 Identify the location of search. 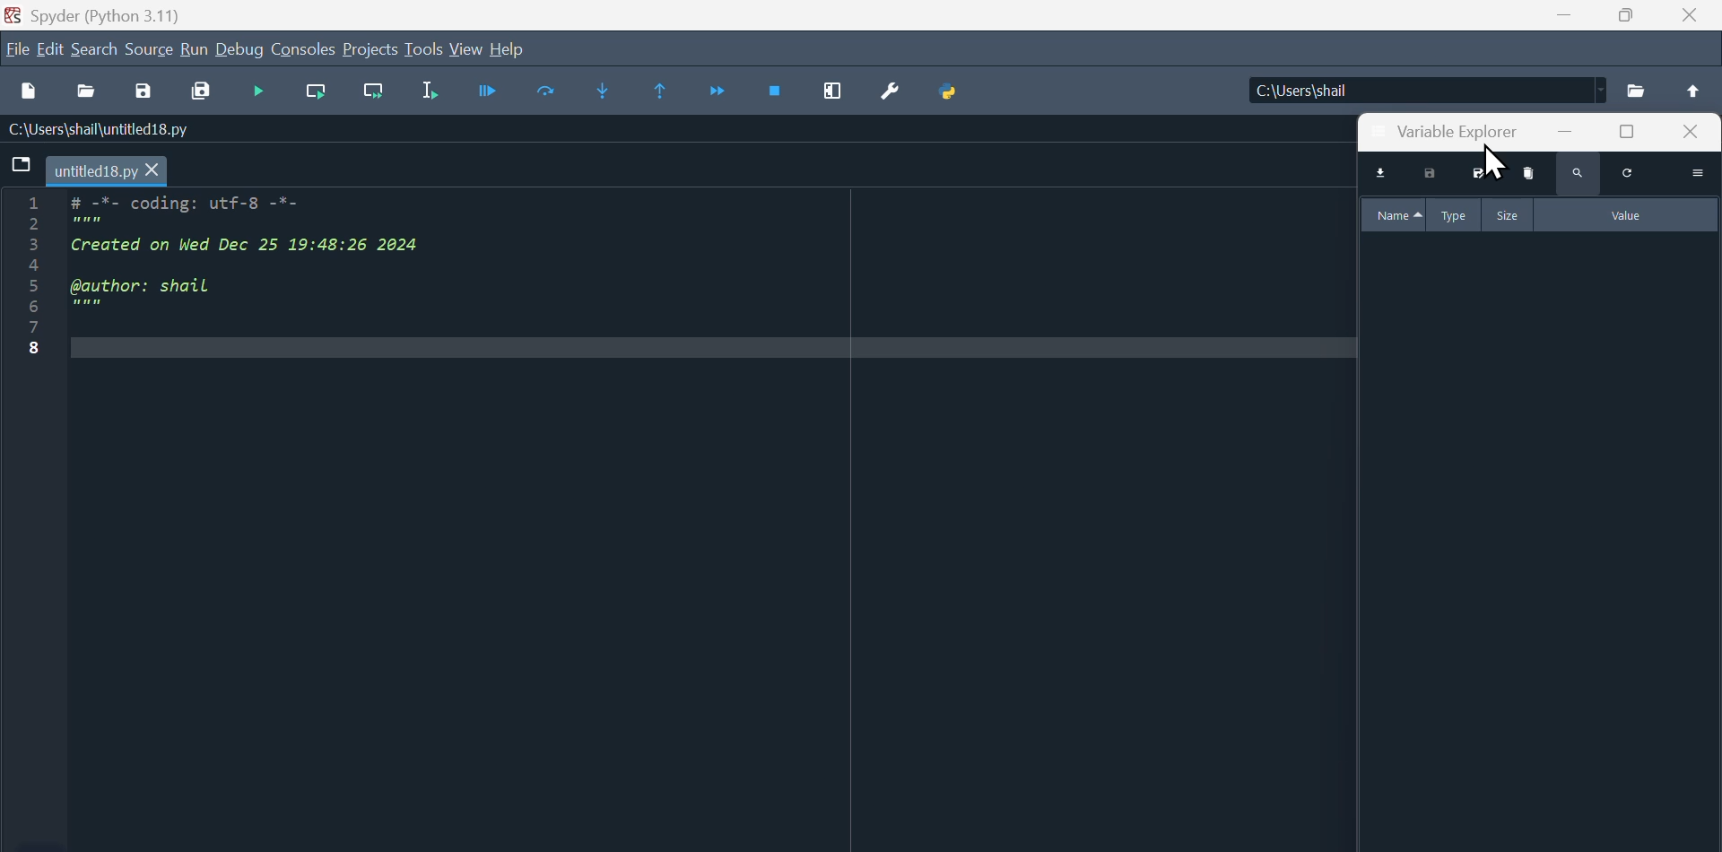
(1576, 177).